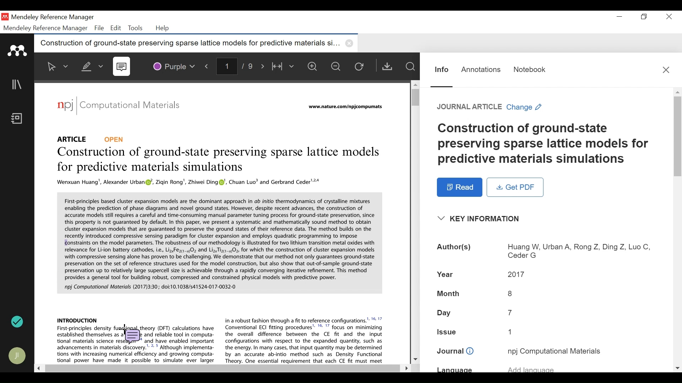  What do you see at coordinates (132, 334) in the screenshot?
I see `Sticky note` at bounding box center [132, 334].